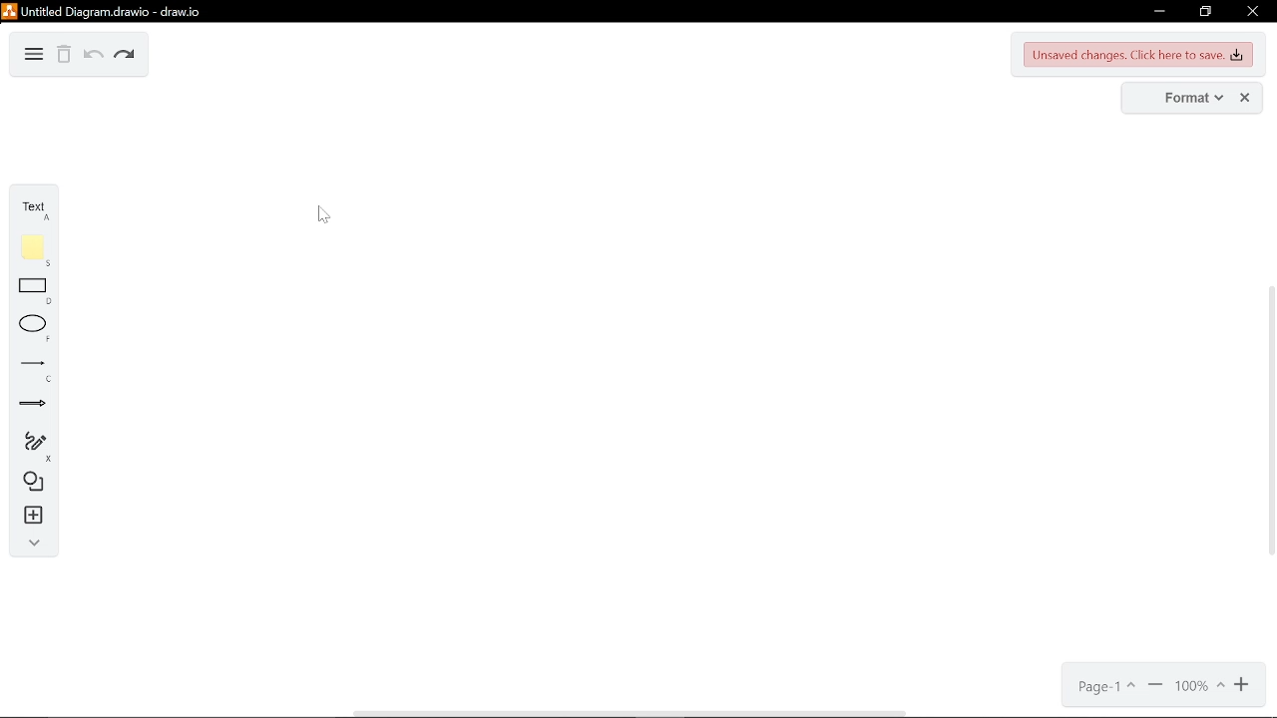  I want to click on rectangle, so click(36, 292).